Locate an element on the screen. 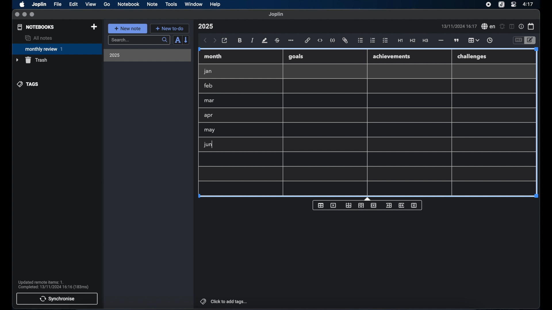  achievements is located at coordinates (392, 57).